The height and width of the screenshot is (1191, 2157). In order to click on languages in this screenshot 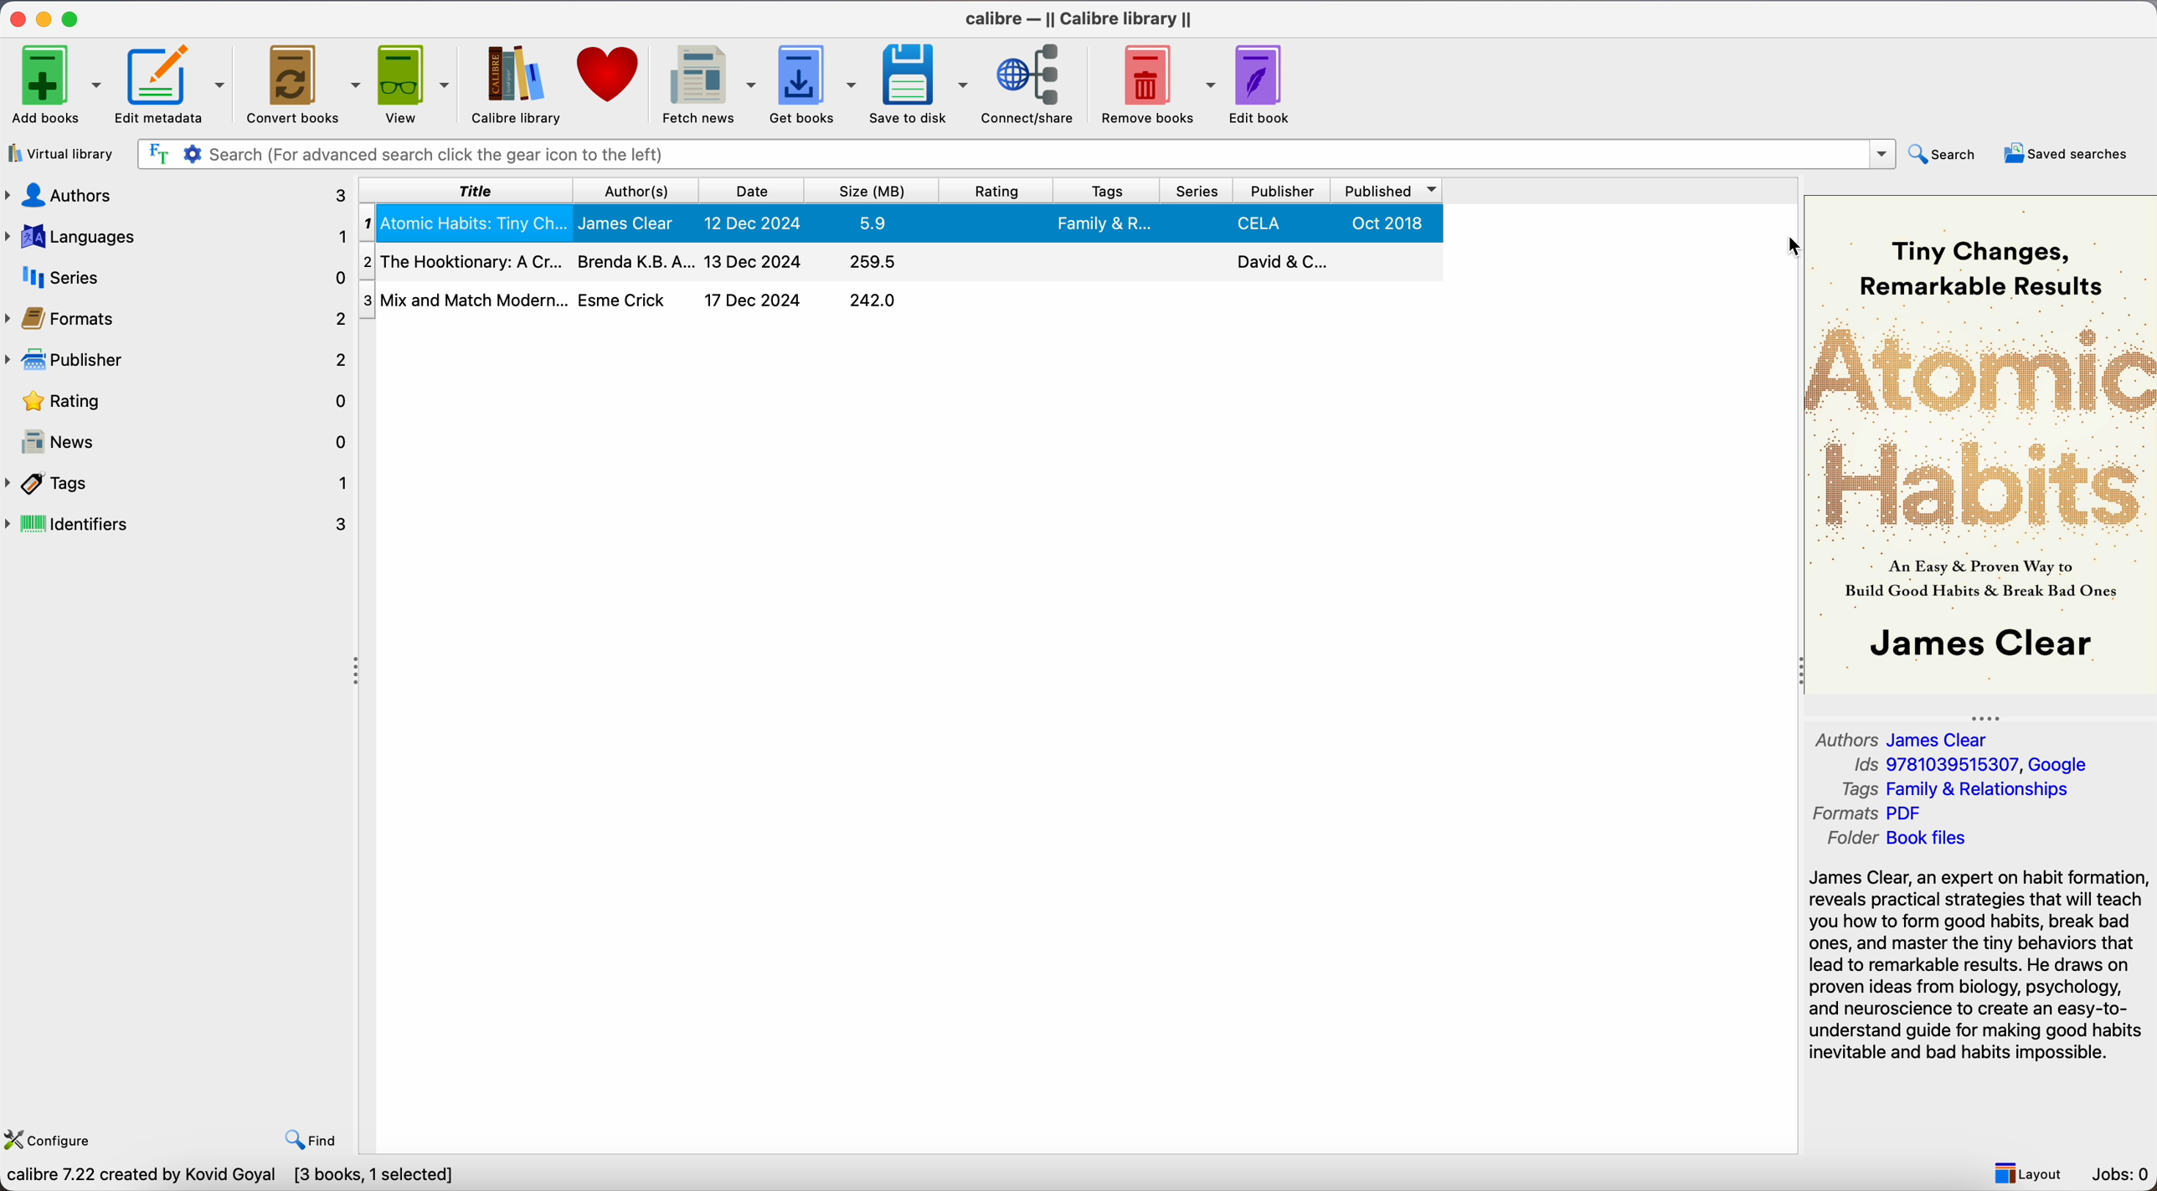, I will do `click(177, 235)`.